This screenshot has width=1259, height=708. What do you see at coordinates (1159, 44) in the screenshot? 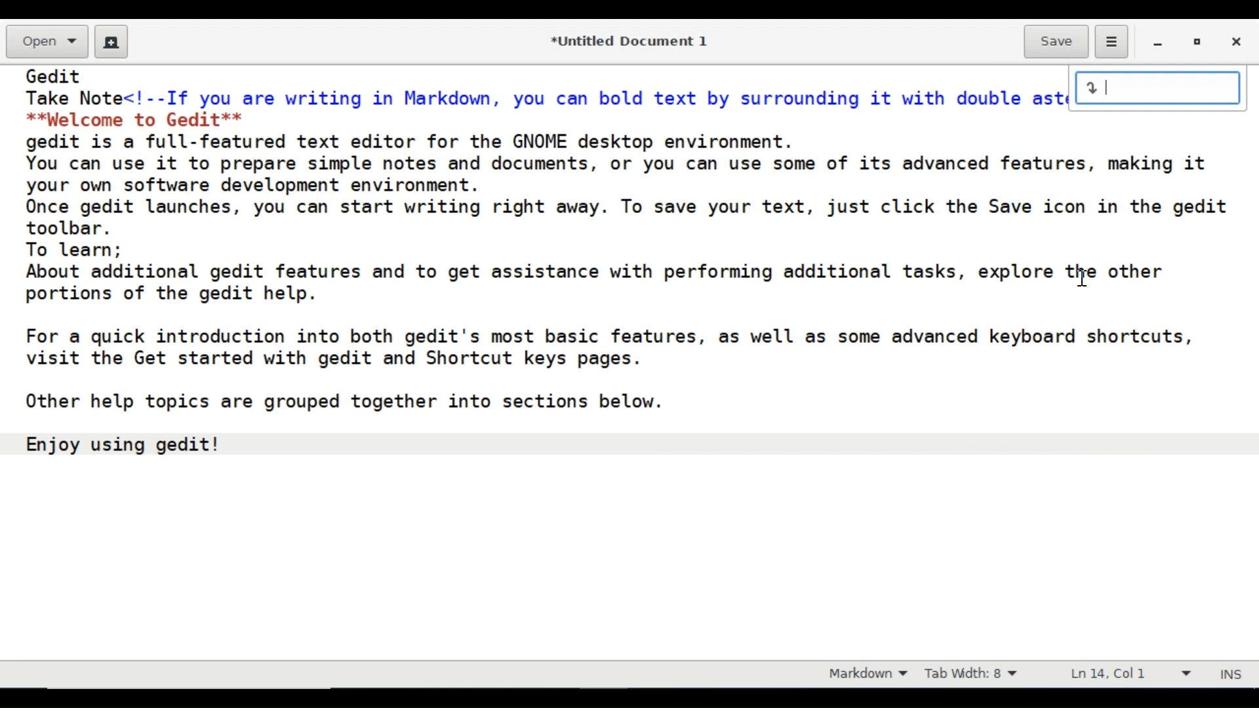
I see `minimize` at bounding box center [1159, 44].